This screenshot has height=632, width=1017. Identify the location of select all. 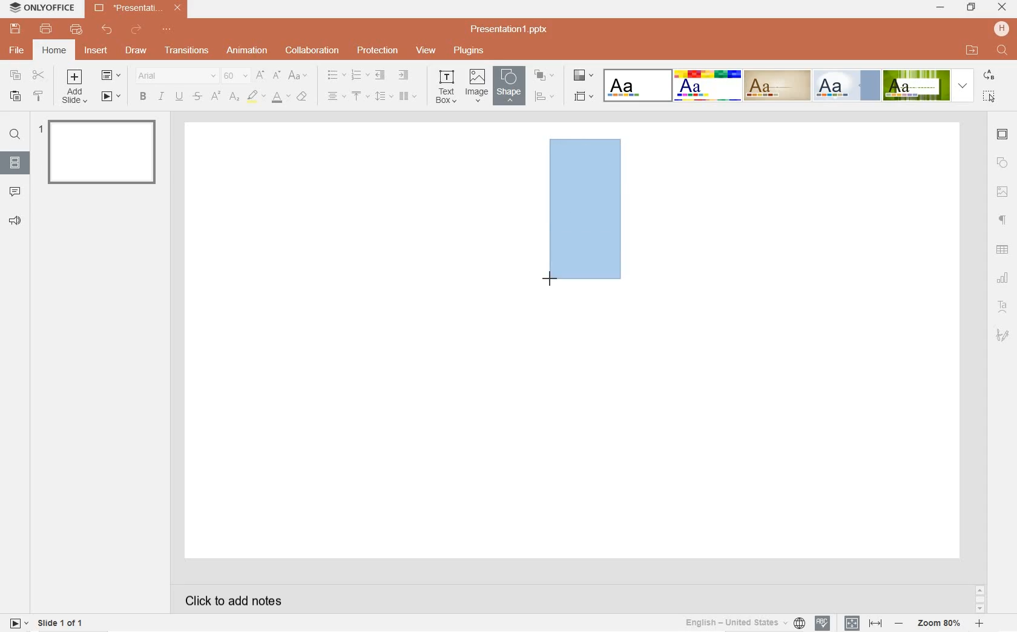
(990, 96).